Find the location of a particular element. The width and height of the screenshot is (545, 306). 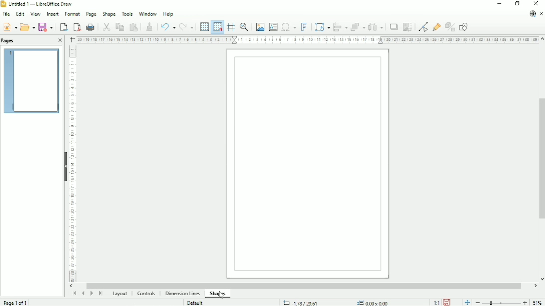

Transformation is located at coordinates (322, 26).